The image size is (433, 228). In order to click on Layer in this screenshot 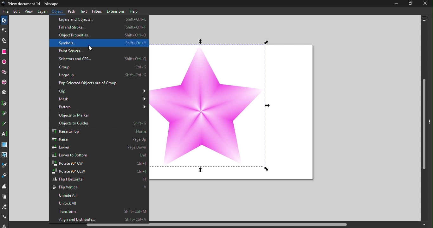, I will do `click(42, 11)`.